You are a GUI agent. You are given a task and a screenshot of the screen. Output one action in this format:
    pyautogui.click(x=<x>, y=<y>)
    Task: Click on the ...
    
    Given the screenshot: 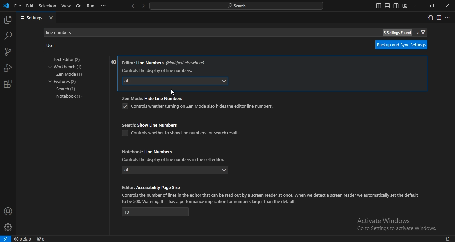 What is the action you would take?
    pyautogui.click(x=448, y=18)
    